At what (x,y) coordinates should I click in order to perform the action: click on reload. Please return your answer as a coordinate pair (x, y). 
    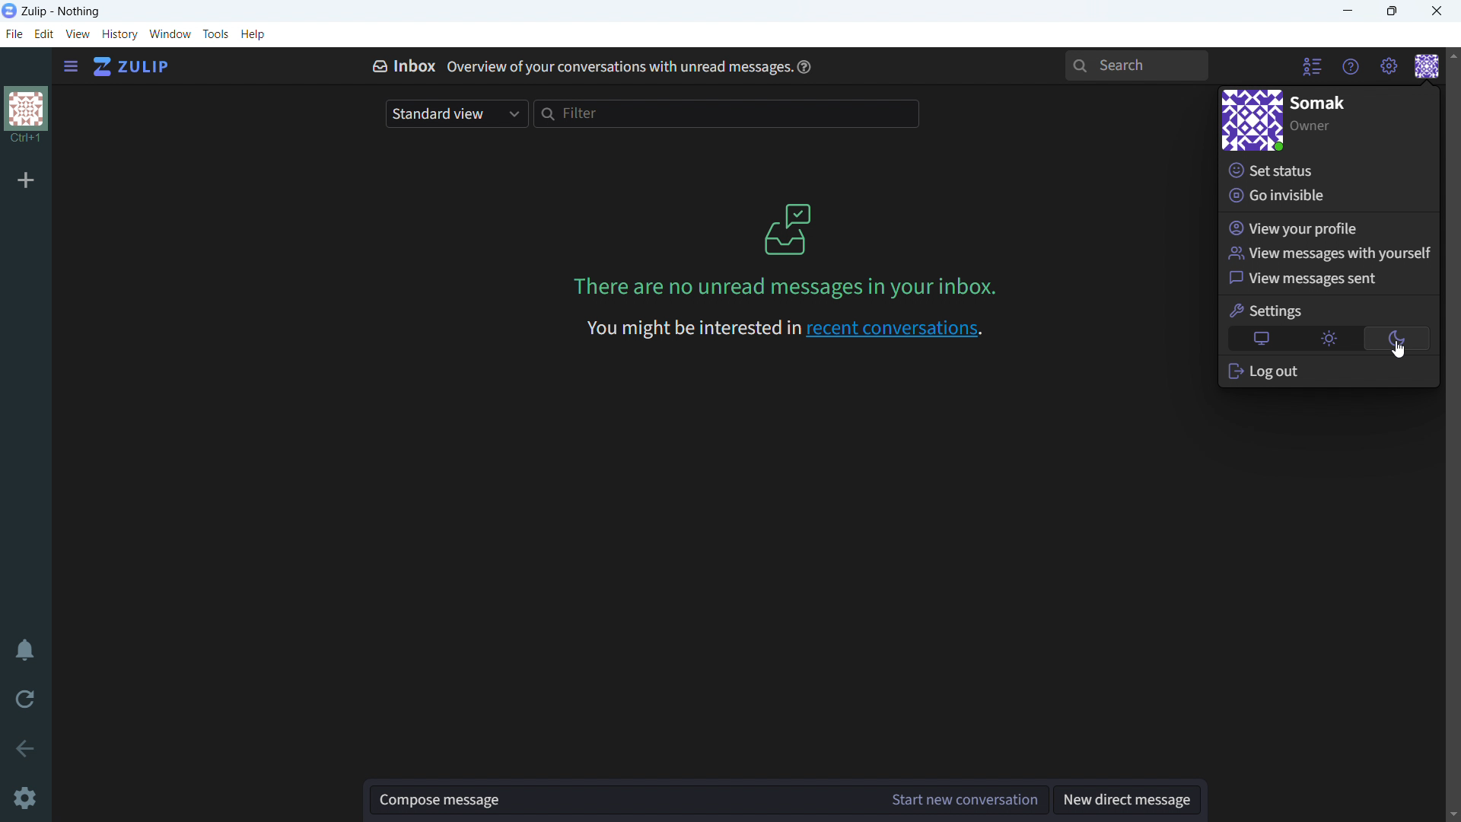
    Looking at the image, I should click on (23, 703).